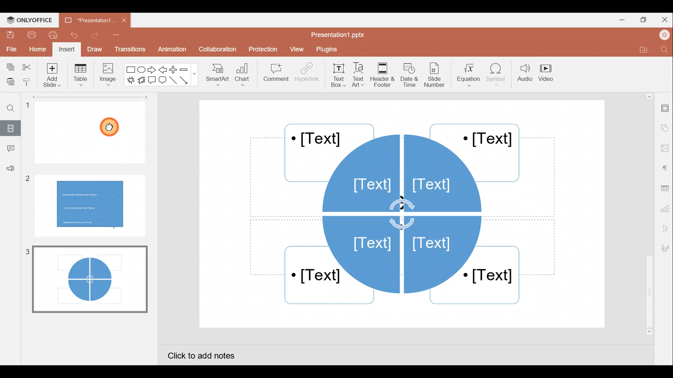  What do you see at coordinates (141, 81) in the screenshot?
I see `Explosion 2` at bounding box center [141, 81].